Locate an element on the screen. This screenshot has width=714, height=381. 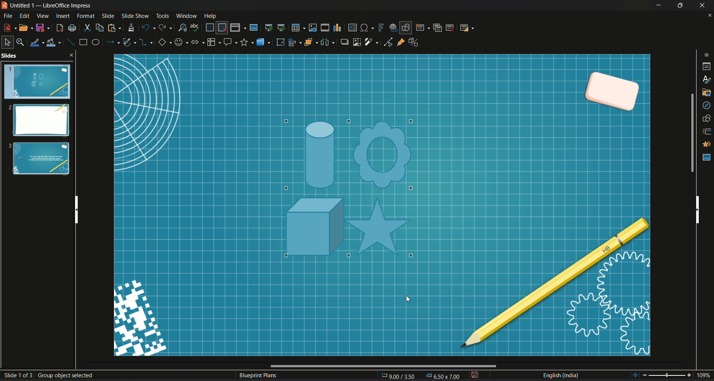
Vertical scroll bar is located at coordinates (697, 208).